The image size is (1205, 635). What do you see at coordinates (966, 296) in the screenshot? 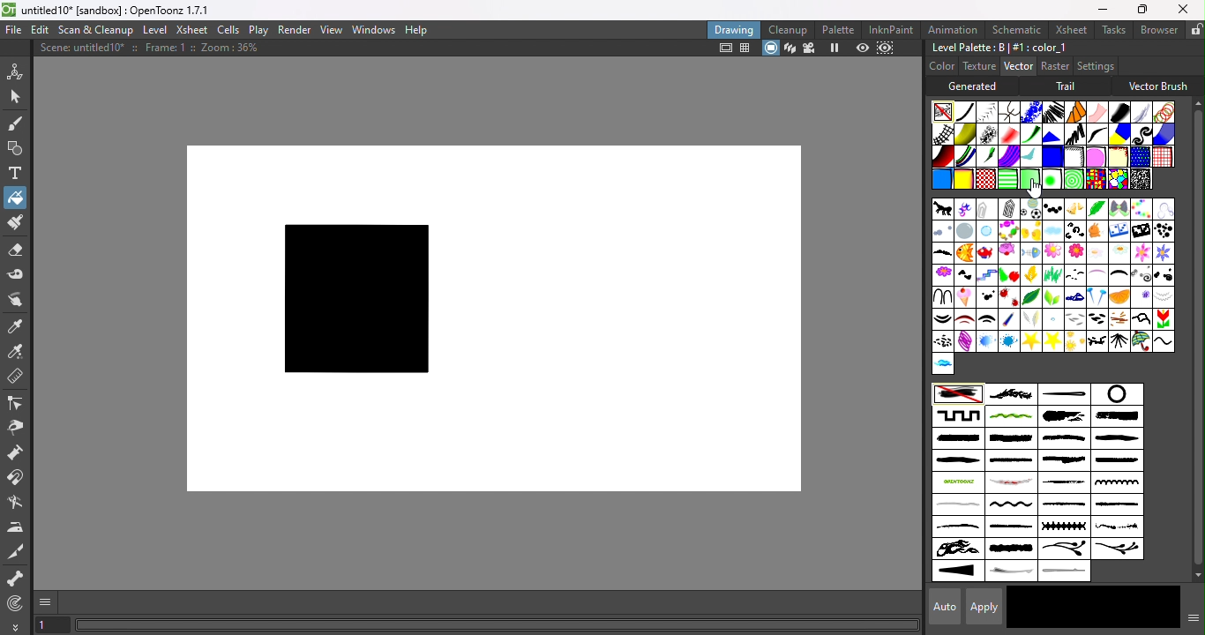
I see `icecream` at bounding box center [966, 296].